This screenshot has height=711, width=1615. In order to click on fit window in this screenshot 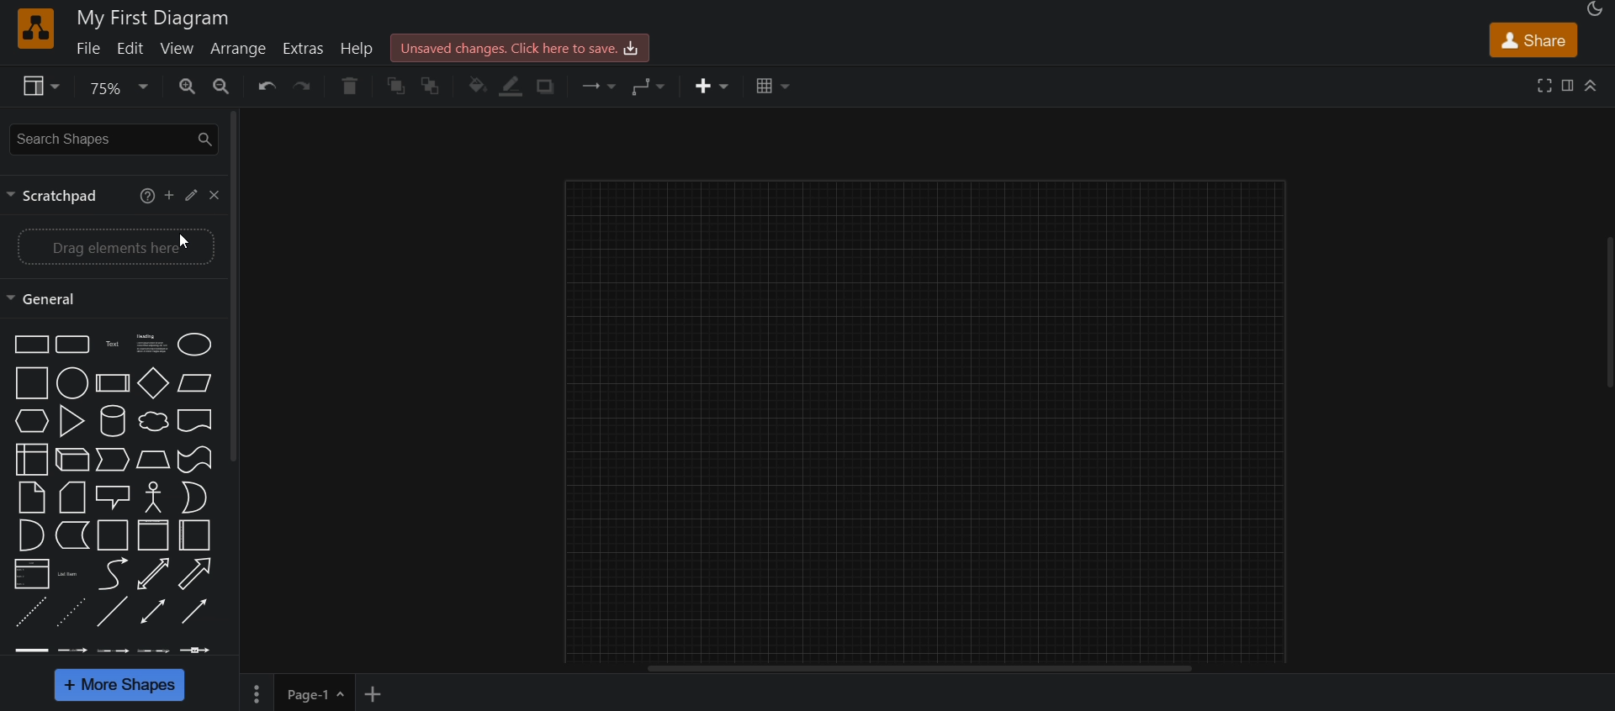, I will do `click(153, 497)`.